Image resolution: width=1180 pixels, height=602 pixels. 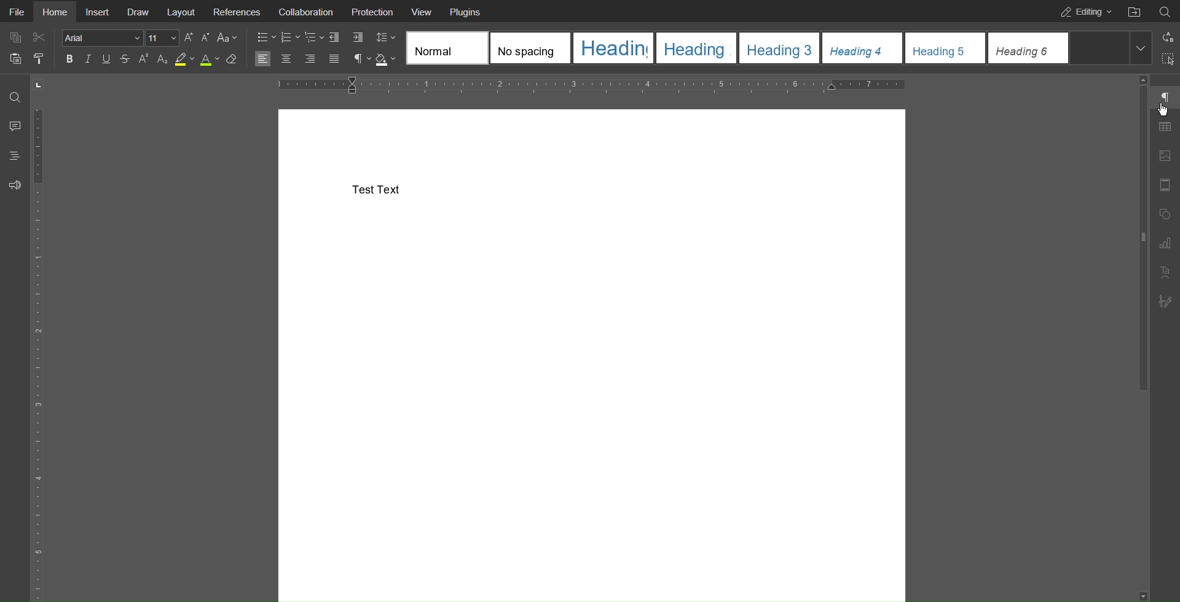 I want to click on Text Cases, so click(x=226, y=37).